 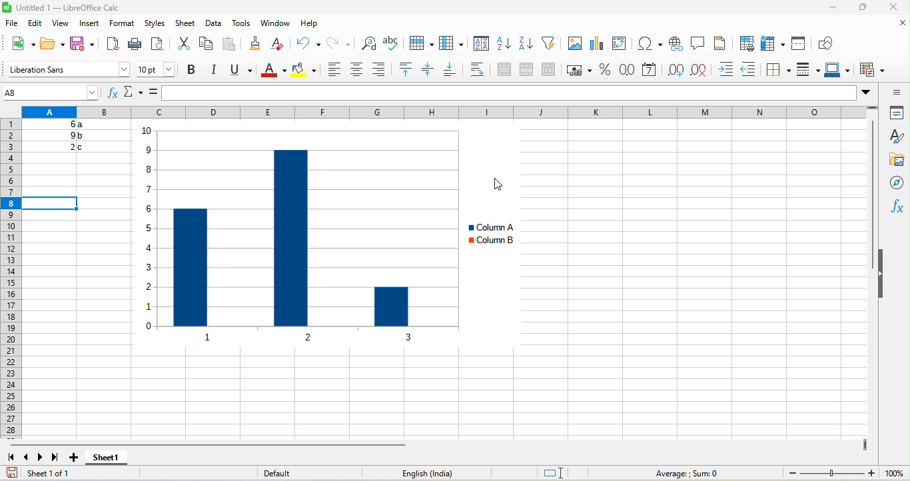 What do you see at coordinates (84, 147) in the screenshot?
I see `c` at bounding box center [84, 147].